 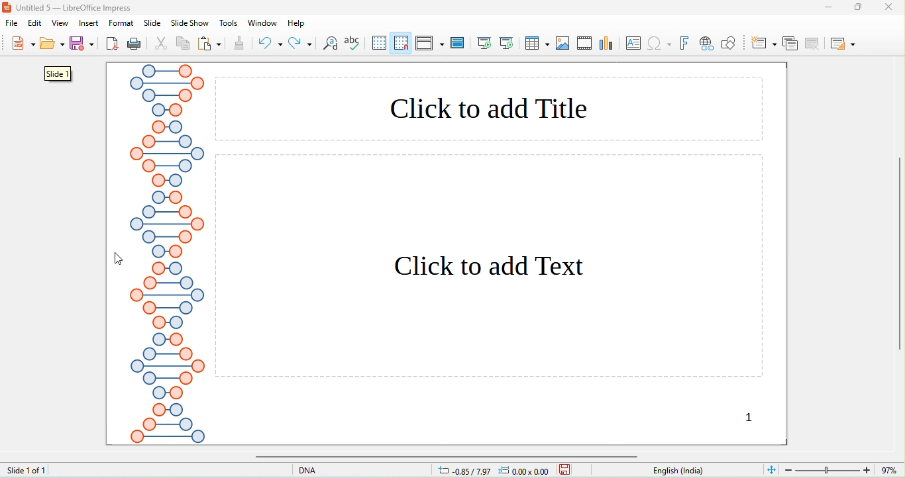 What do you see at coordinates (892, 7) in the screenshot?
I see `close` at bounding box center [892, 7].